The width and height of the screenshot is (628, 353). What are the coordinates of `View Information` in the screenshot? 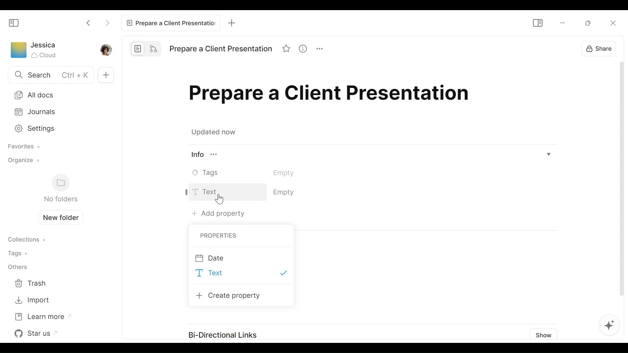 It's located at (305, 49).